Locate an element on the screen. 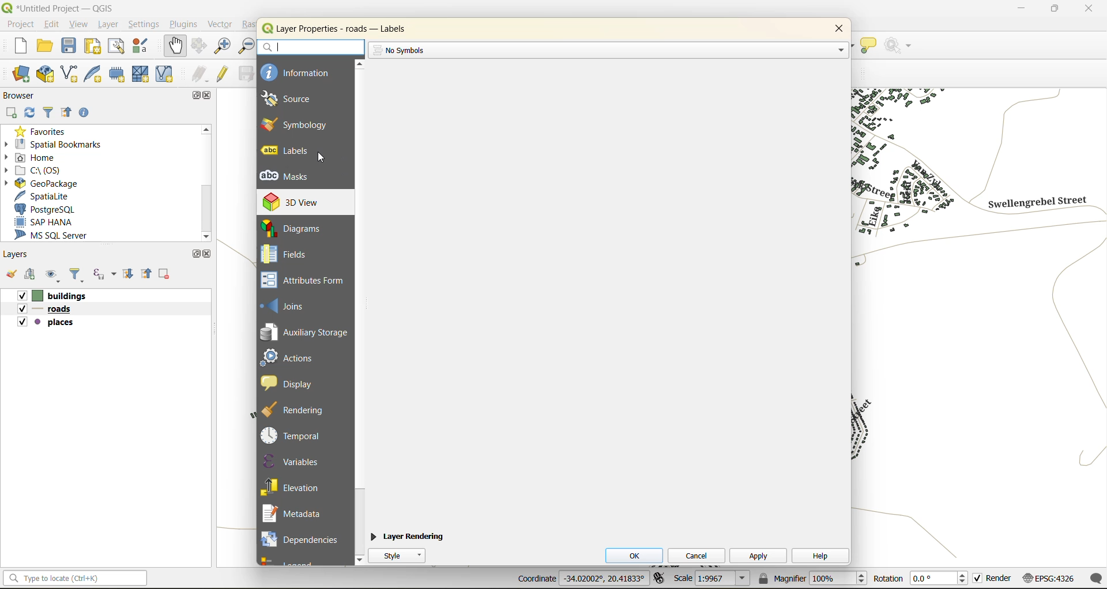  symbology is located at coordinates (295, 124).